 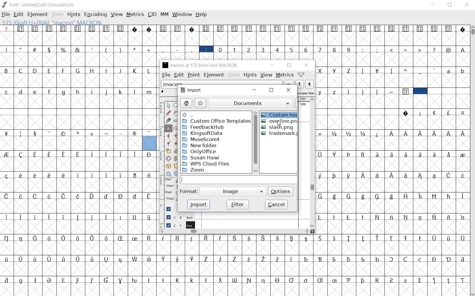 I want to click on Symbol, so click(x=420, y=238).